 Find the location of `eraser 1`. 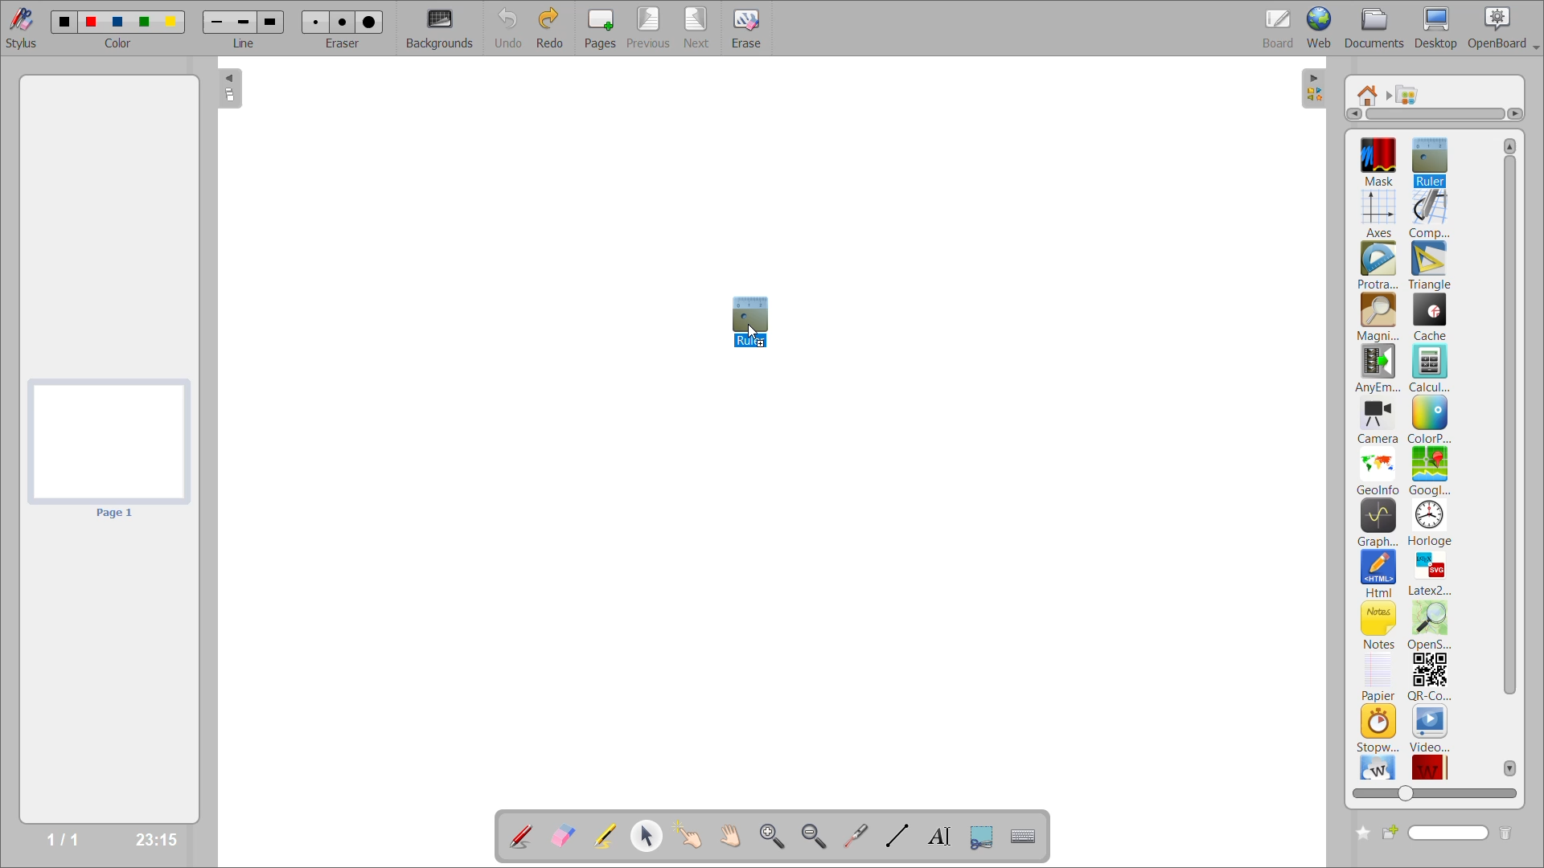

eraser 1 is located at coordinates (316, 22).